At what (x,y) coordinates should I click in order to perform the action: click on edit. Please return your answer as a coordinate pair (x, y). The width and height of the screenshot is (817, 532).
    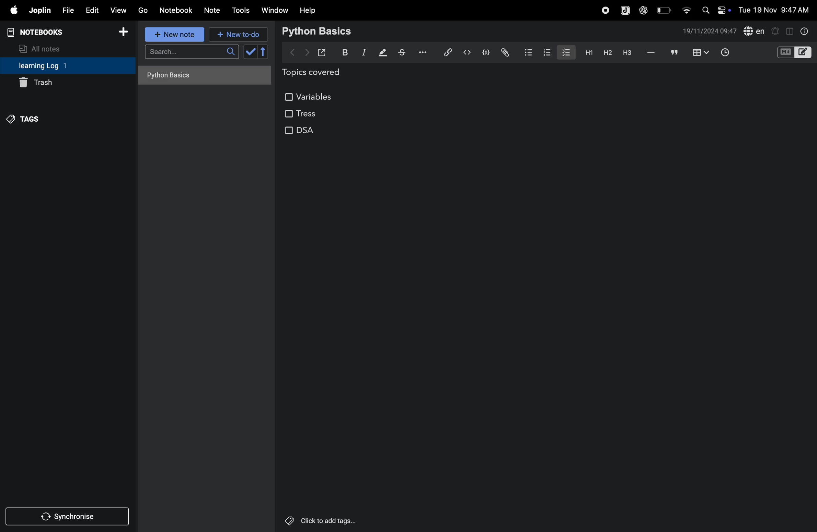
    Looking at the image, I should click on (91, 10).